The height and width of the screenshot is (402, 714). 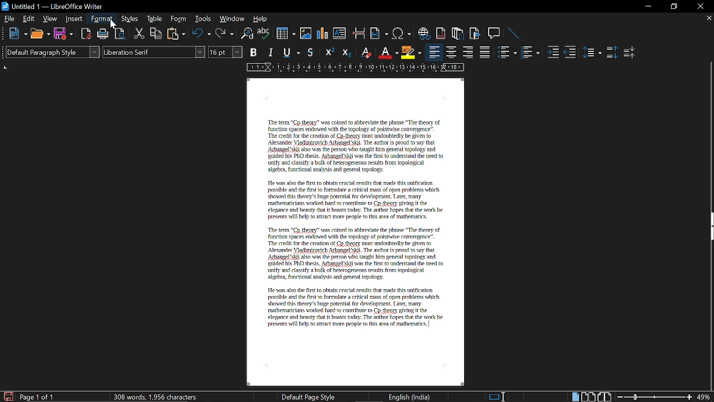 I want to click on Sidebar, so click(x=709, y=227).